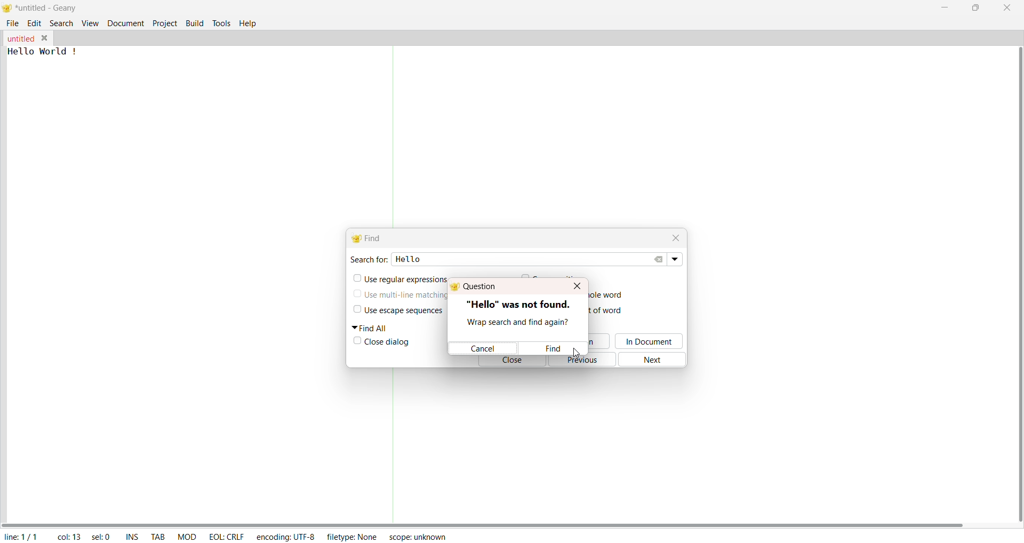 This screenshot has width=1024, height=543. I want to click on Encoding, so click(285, 536).